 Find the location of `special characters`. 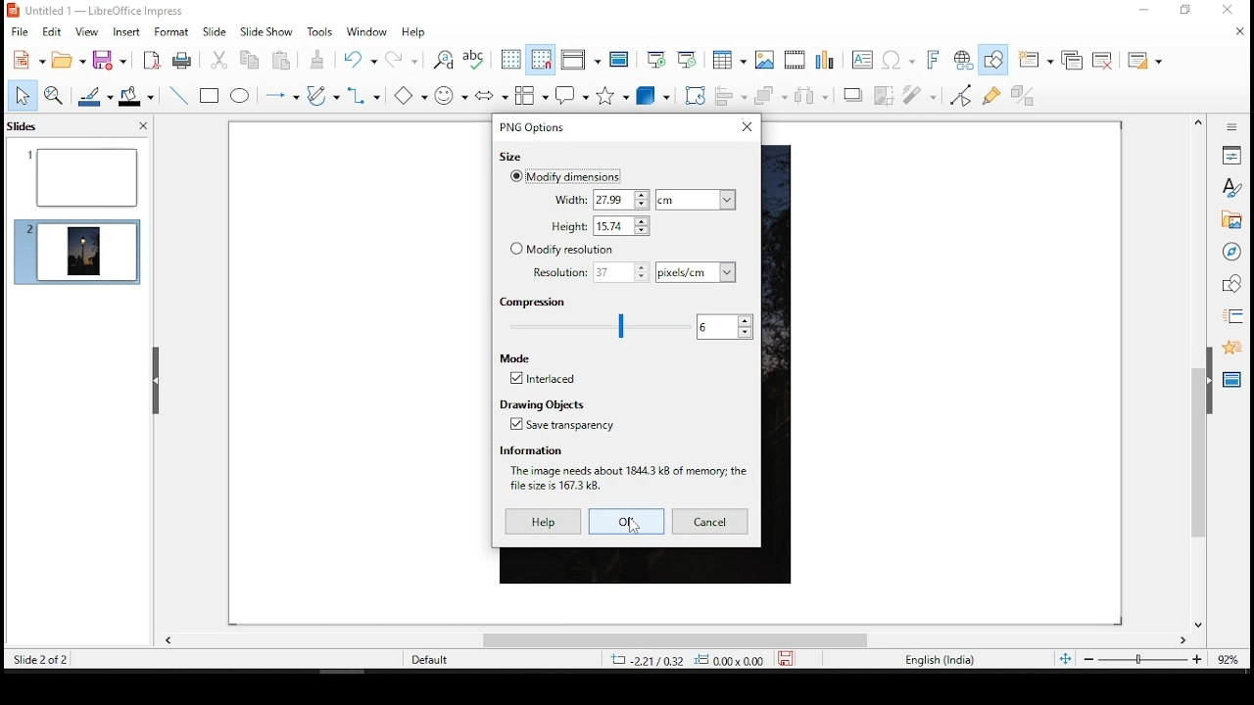

special characters is located at coordinates (897, 60).